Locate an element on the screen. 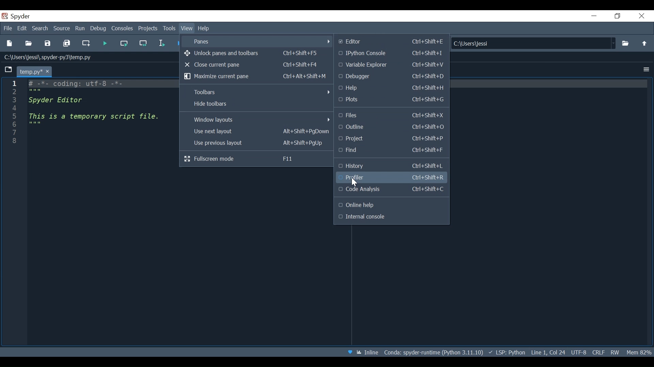 The image size is (654, 367). Run is located at coordinates (79, 28).